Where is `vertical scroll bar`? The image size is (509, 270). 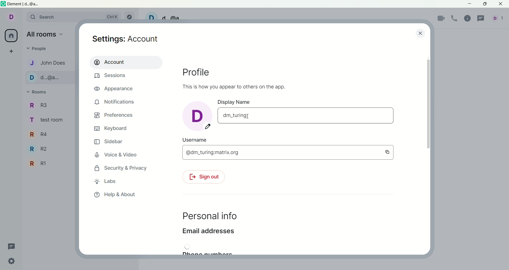
vertical scroll bar is located at coordinates (429, 153).